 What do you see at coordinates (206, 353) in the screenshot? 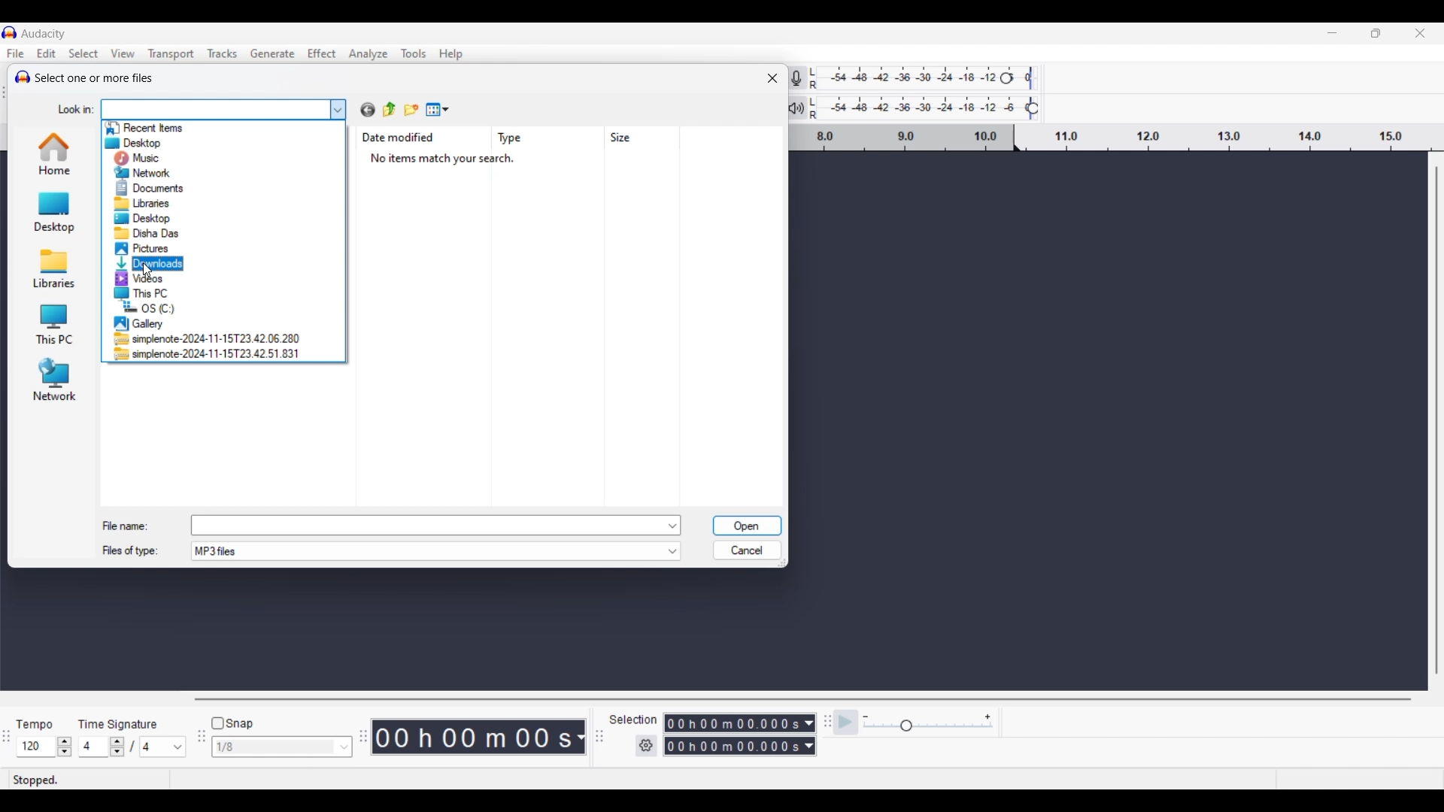
I see ` simplenote-2024-11-15T23.42.51 831` at bounding box center [206, 353].